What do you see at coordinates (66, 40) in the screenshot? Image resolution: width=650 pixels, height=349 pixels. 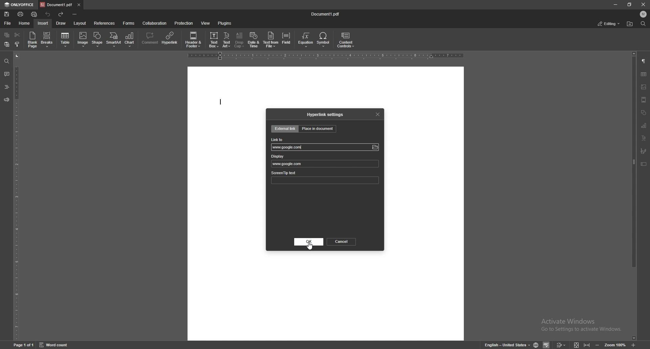 I see `table` at bounding box center [66, 40].